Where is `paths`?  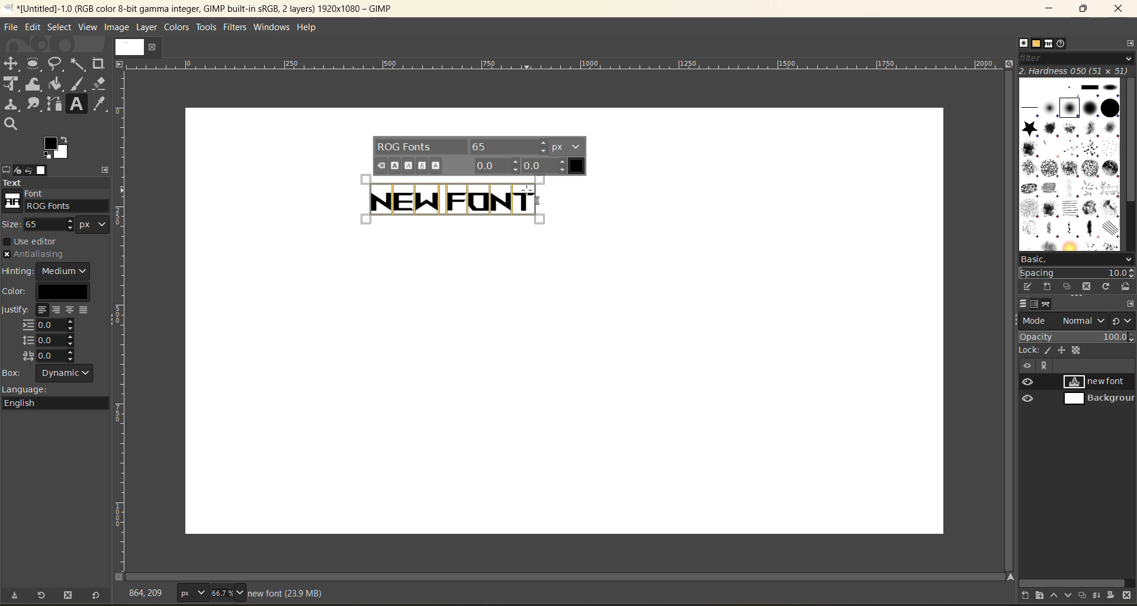
paths is located at coordinates (1046, 304).